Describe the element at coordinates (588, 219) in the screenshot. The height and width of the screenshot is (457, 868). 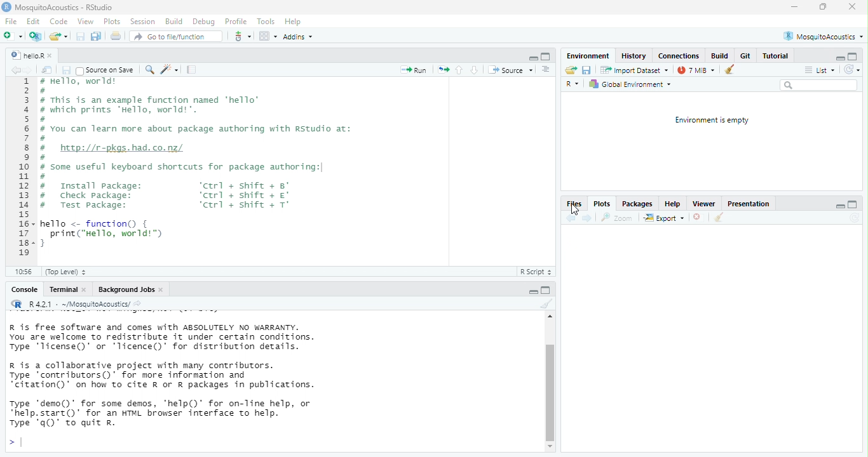
I see `go forward` at that location.